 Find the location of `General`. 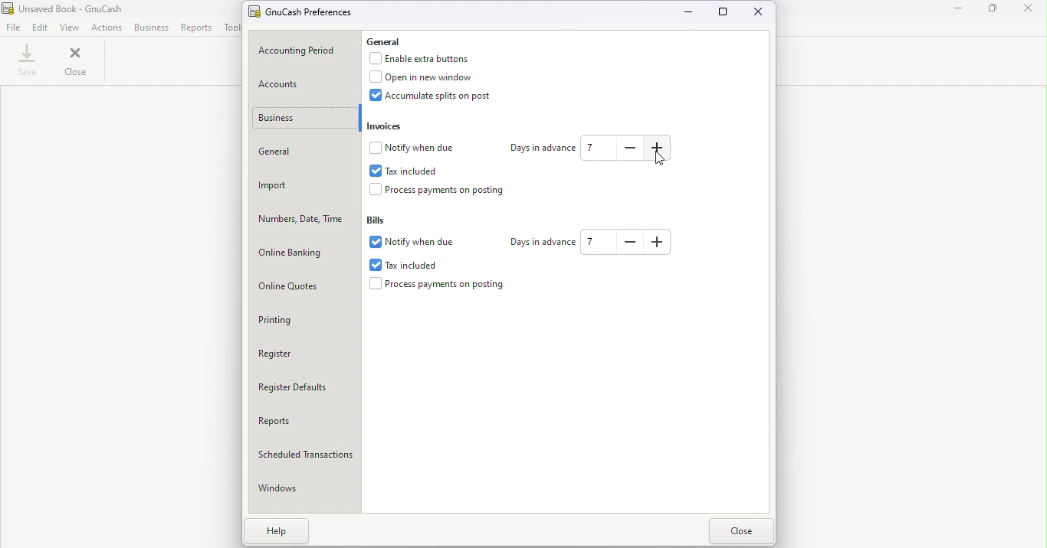

General is located at coordinates (300, 153).